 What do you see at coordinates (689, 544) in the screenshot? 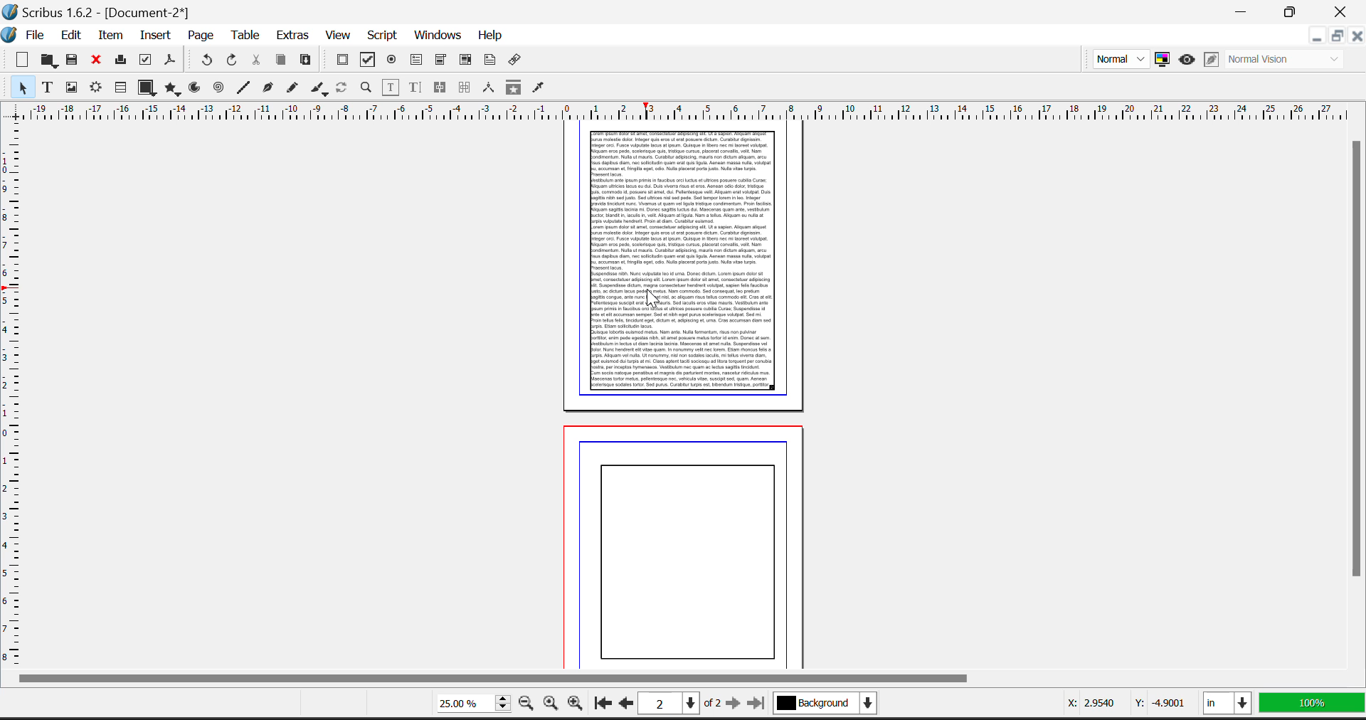
I see `Page 2 without Text Frame` at bounding box center [689, 544].